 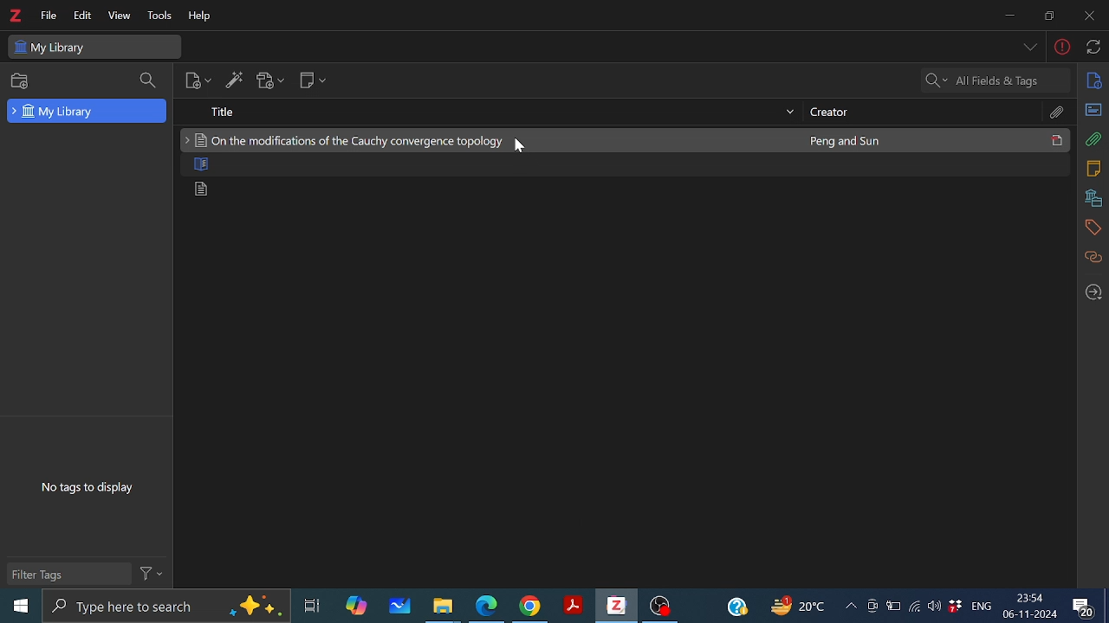 I want to click on Bookark, so click(x=1093, y=228).